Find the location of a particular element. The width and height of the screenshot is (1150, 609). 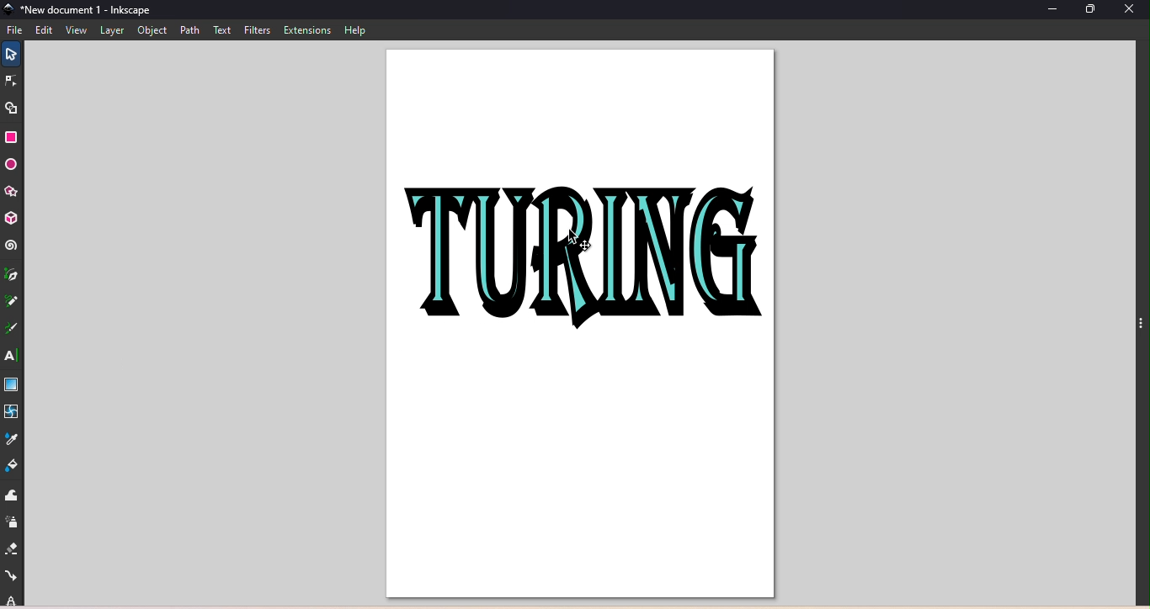

Layer is located at coordinates (114, 32).